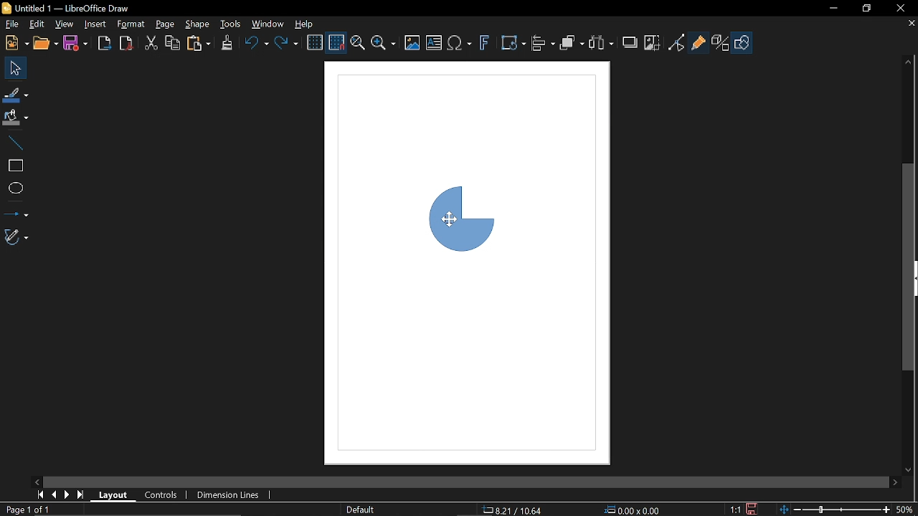 This screenshot has width=918, height=516. I want to click on rectangle, so click(13, 166).